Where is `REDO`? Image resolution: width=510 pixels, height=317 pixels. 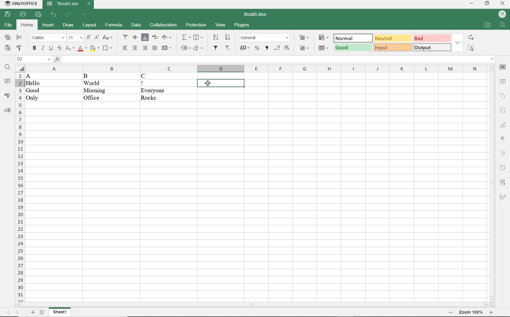 REDO is located at coordinates (68, 15).